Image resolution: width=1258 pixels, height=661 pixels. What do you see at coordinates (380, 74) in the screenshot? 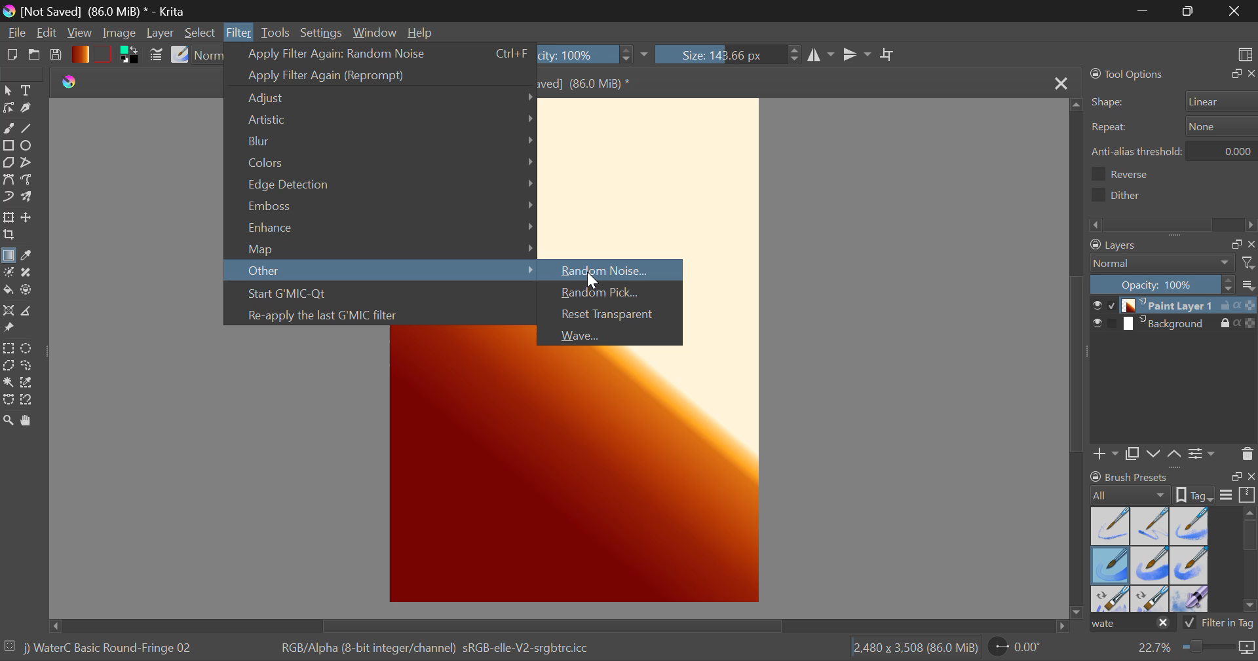
I see `Apply Filter Again - Reprompted` at bounding box center [380, 74].